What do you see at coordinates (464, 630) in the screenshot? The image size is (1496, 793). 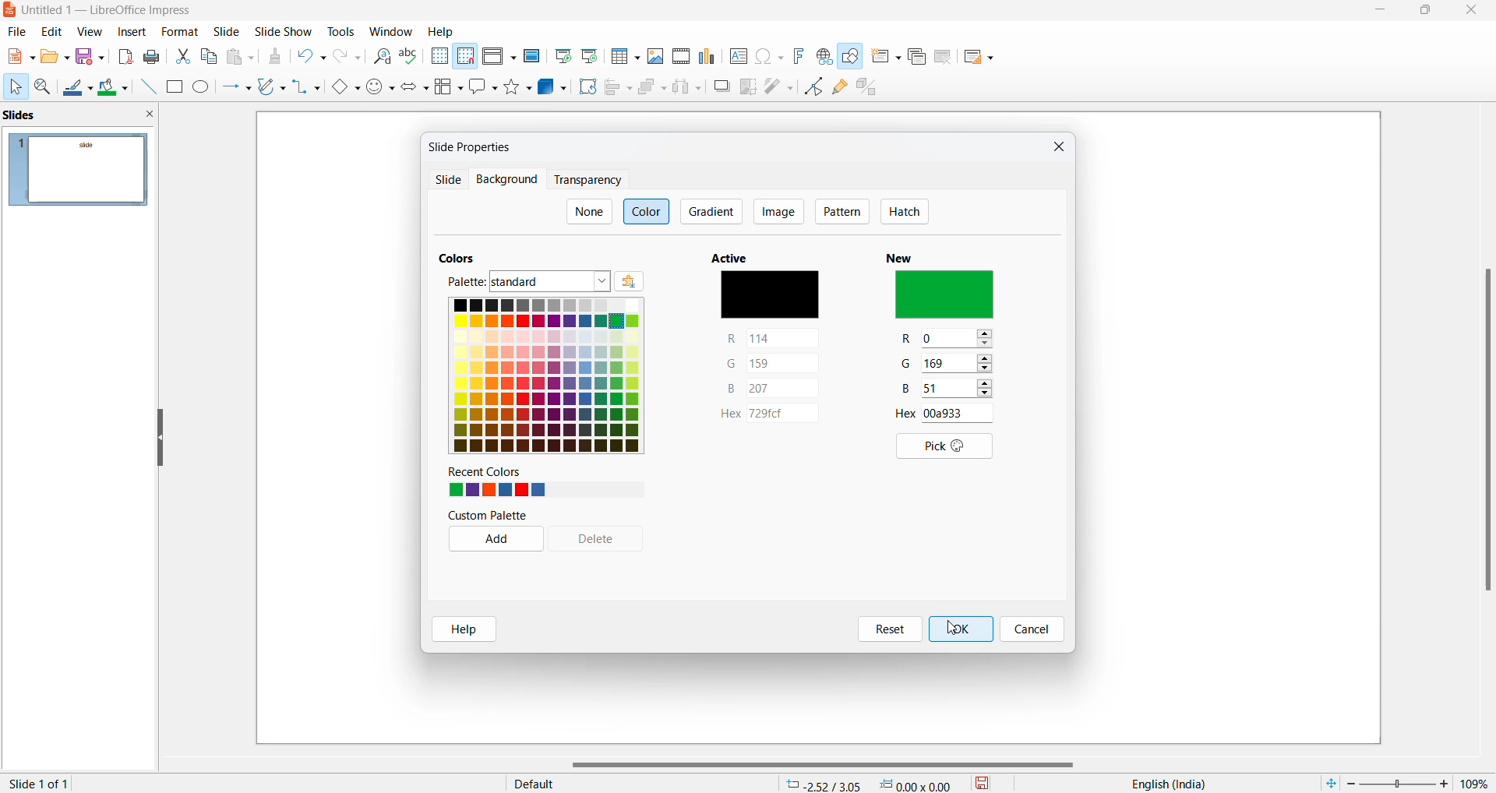 I see `help` at bounding box center [464, 630].